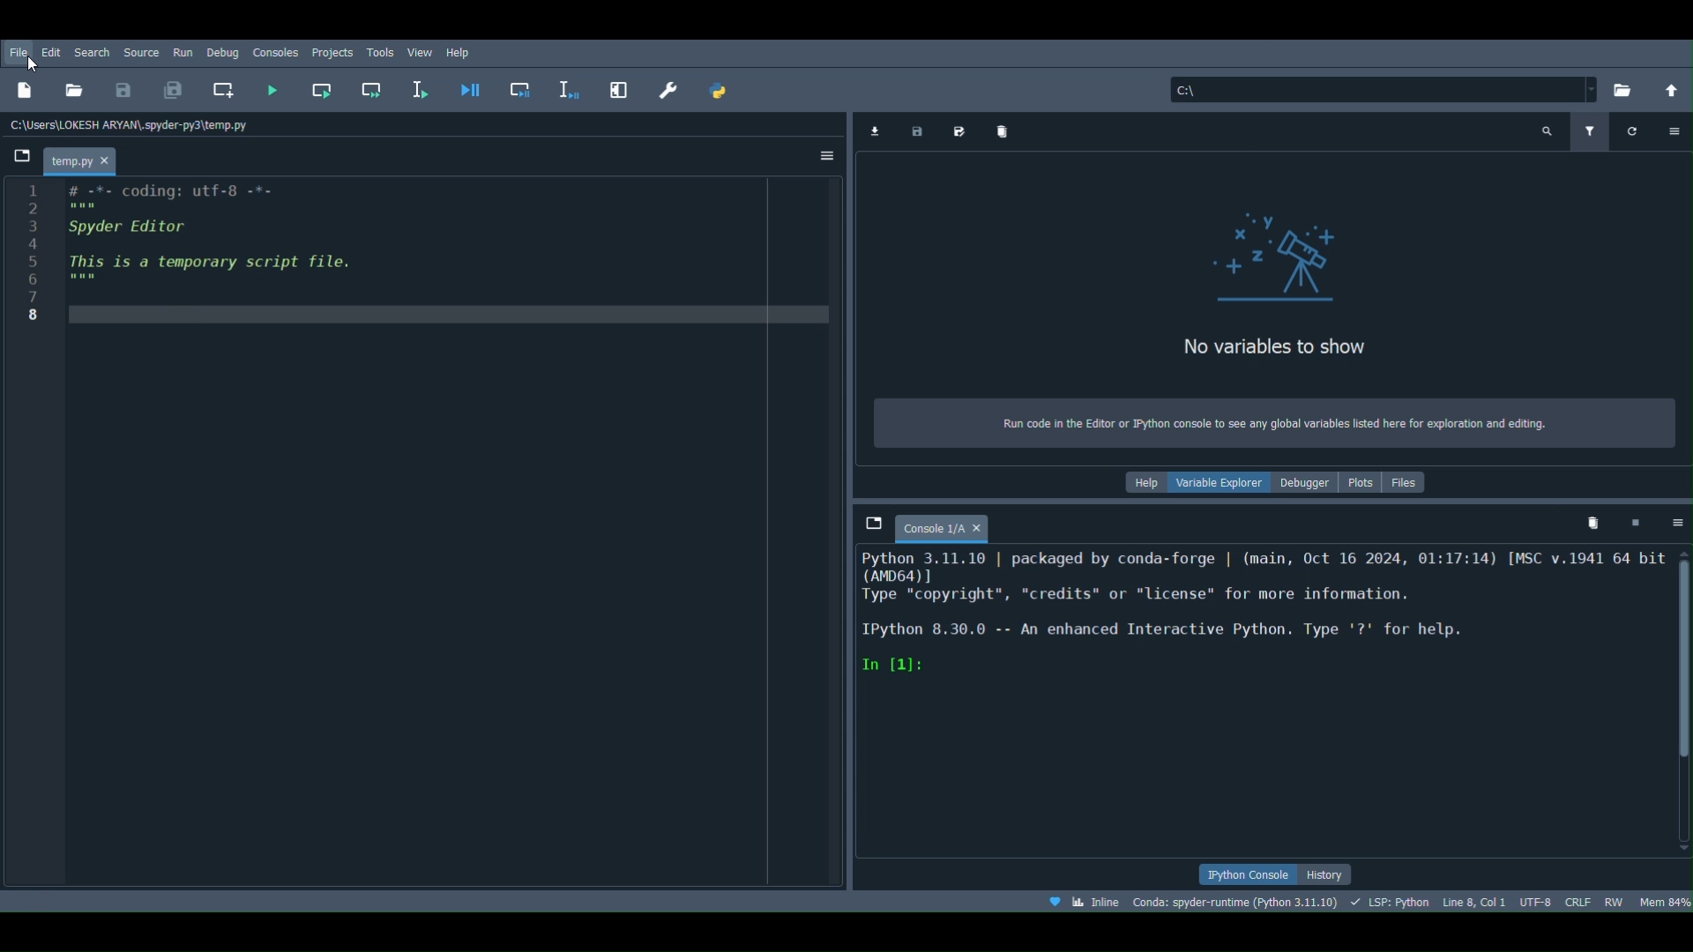  What do you see at coordinates (1237, 900) in the screenshot?
I see `Version` at bounding box center [1237, 900].